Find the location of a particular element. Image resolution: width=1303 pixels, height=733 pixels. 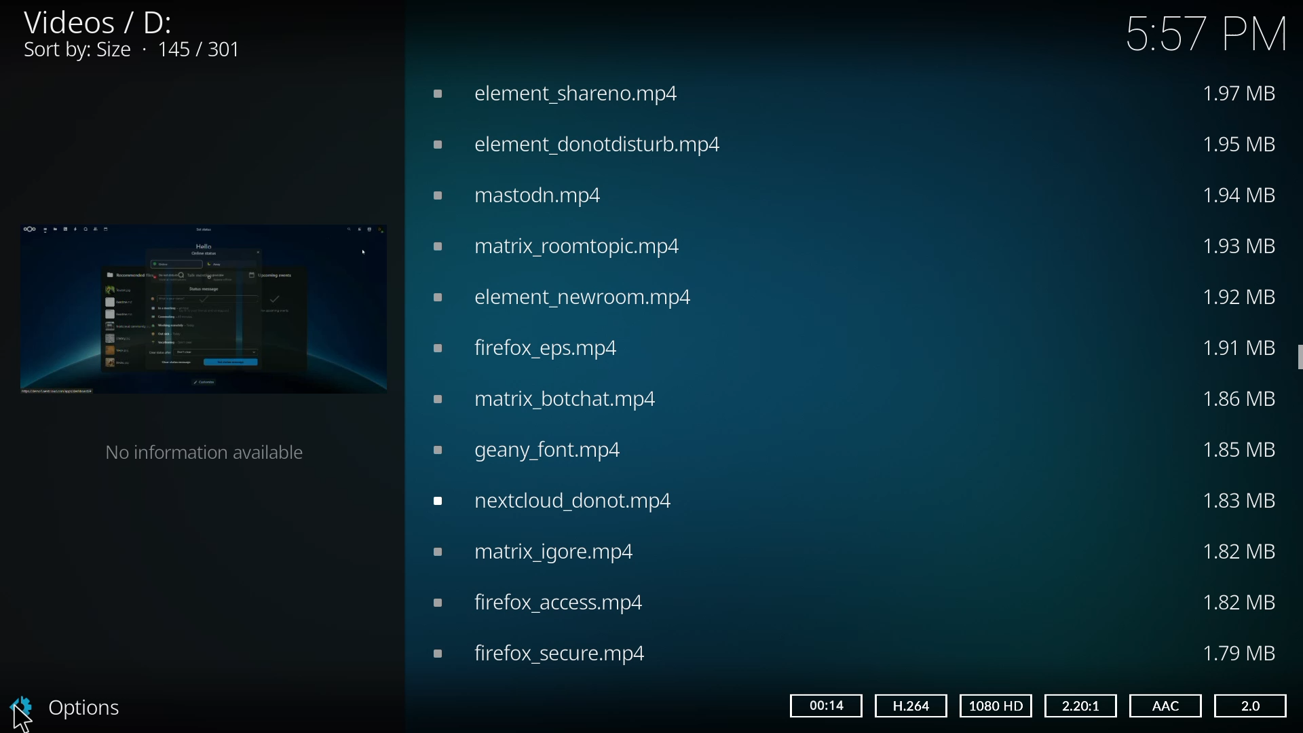

2 is located at coordinates (1248, 705).